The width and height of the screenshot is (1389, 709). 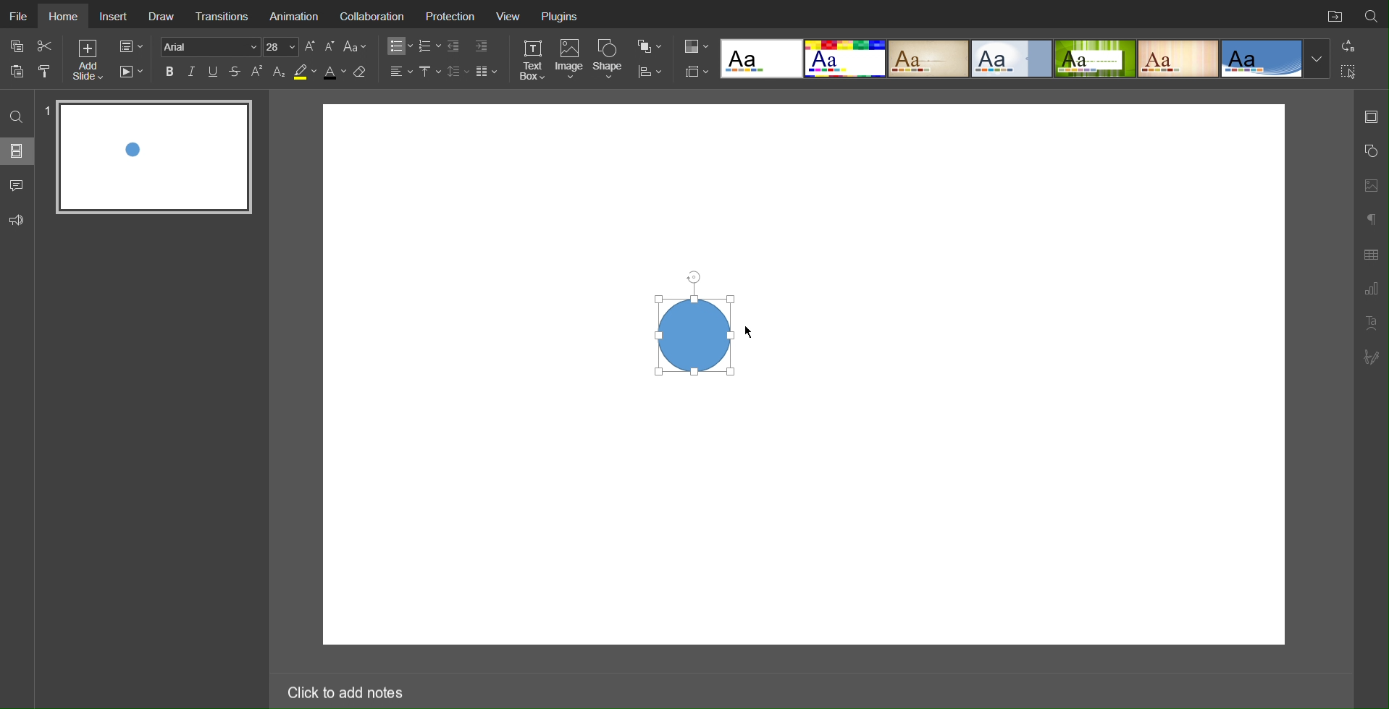 I want to click on Number List, so click(x=429, y=46).